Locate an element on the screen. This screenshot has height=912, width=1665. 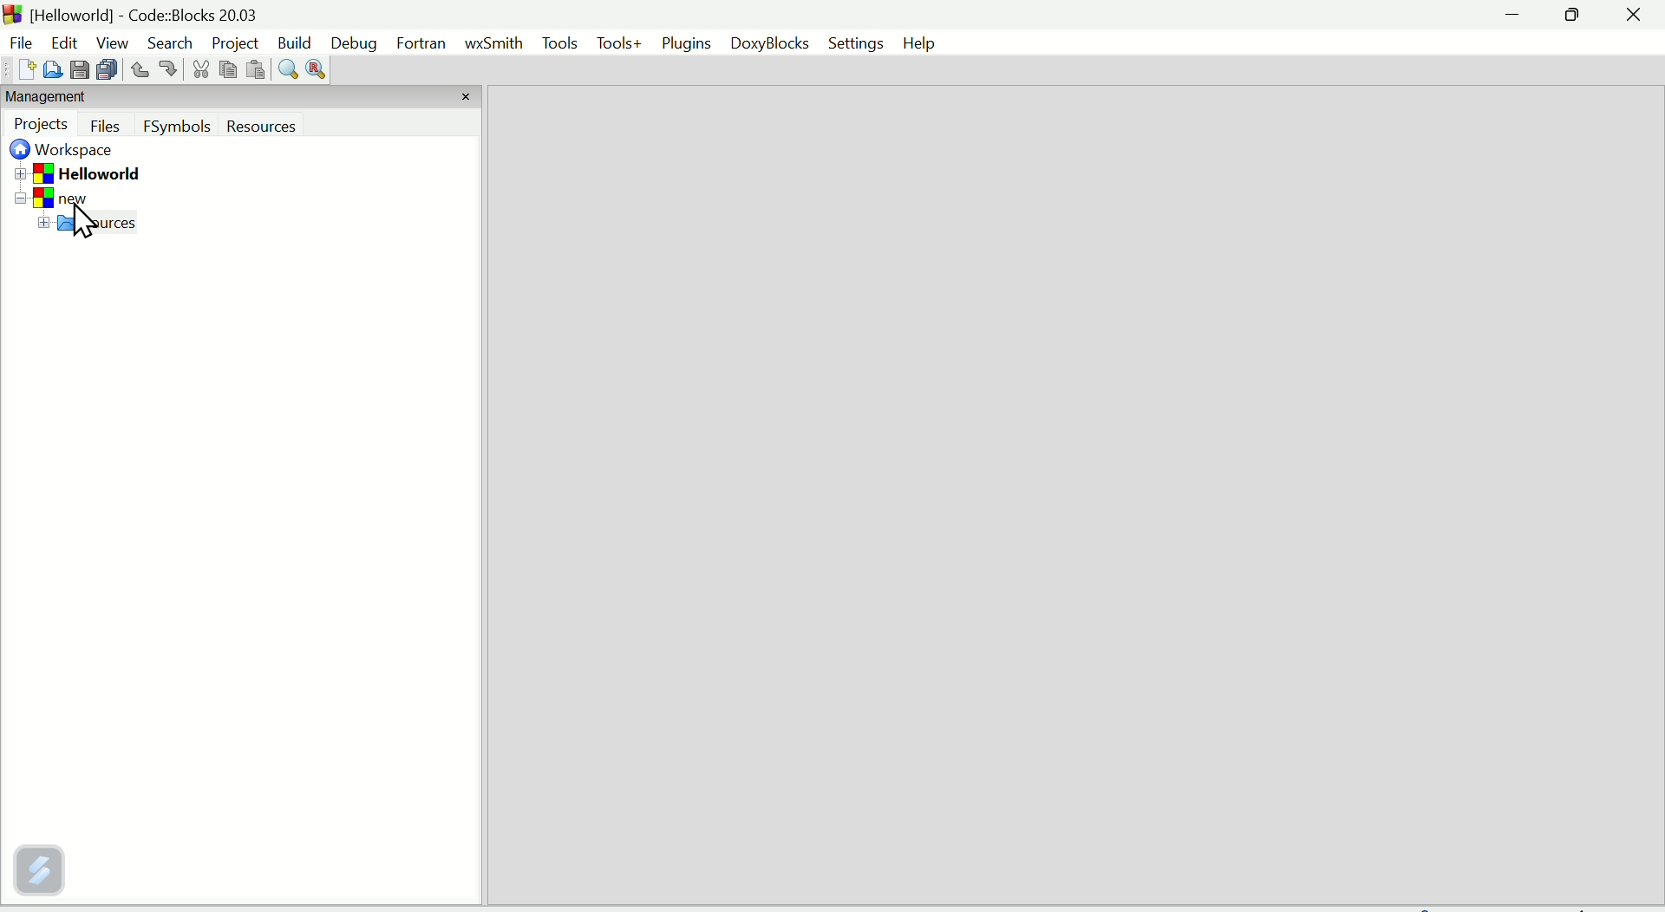
Workplace is located at coordinates (68, 152).